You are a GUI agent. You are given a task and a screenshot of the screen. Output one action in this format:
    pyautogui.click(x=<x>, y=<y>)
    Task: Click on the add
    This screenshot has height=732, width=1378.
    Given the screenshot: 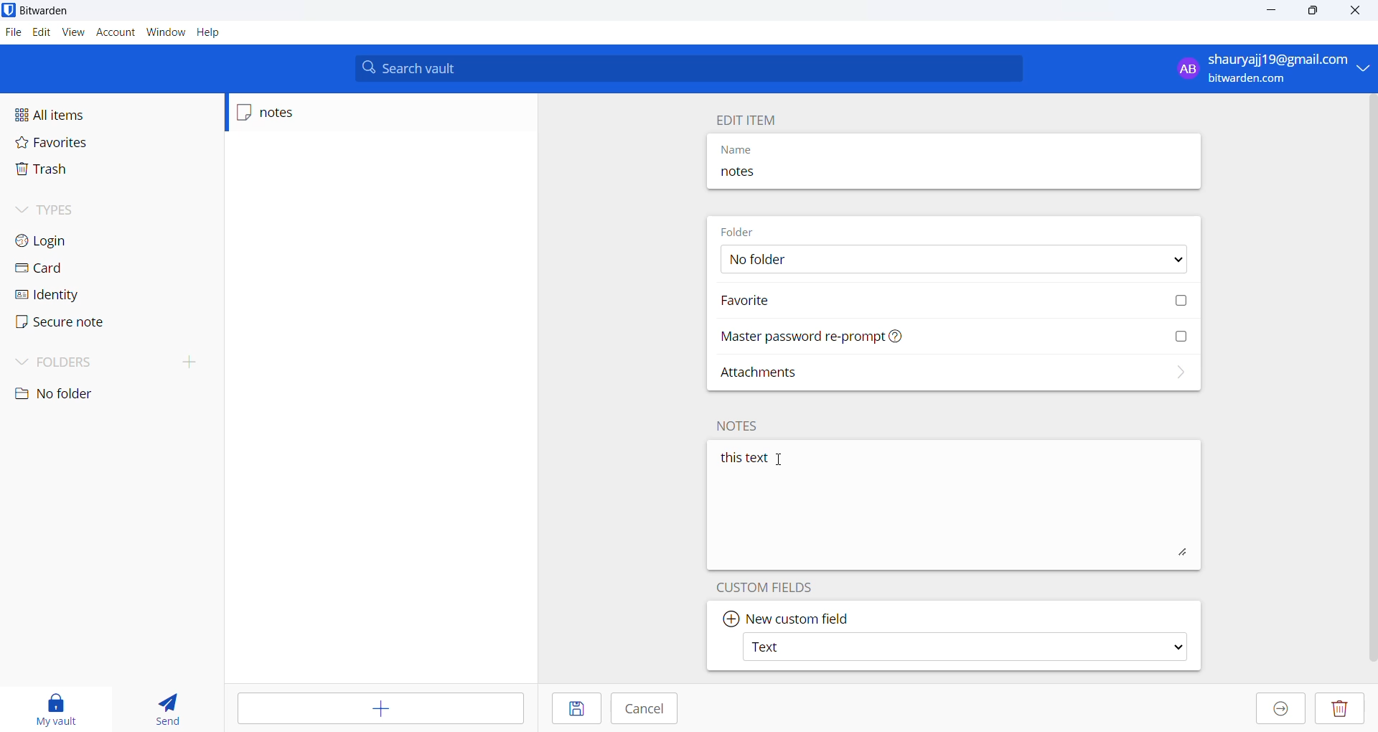 What is the action you would take?
    pyautogui.click(x=383, y=709)
    